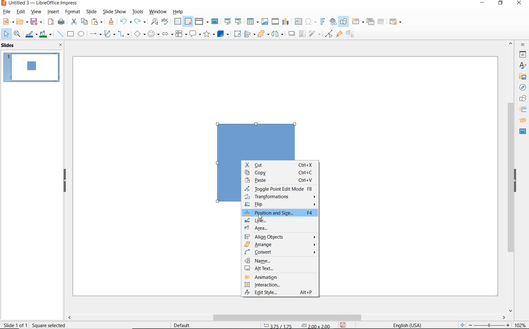 This screenshot has width=529, height=329. What do you see at coordinates (278, 165) in the screenshot?
I see `CUT` at bounding box center [278, 165].